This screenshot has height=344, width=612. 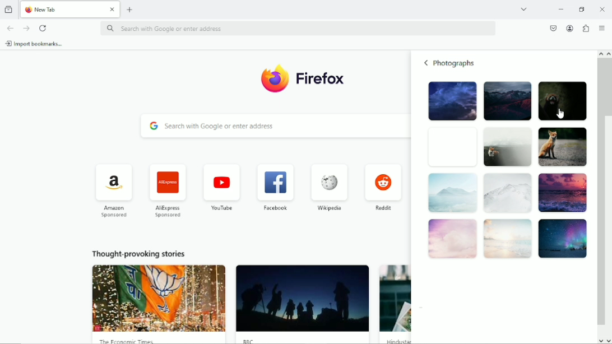 What do you see at coordinates (166, 190) in the screenshot?
I see `AliExpress` at bounding box center [166, 190].